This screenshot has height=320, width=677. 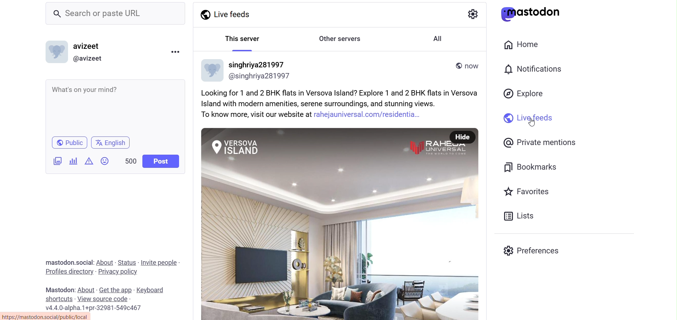 I want to click on explore, so click(x=525, y=93).